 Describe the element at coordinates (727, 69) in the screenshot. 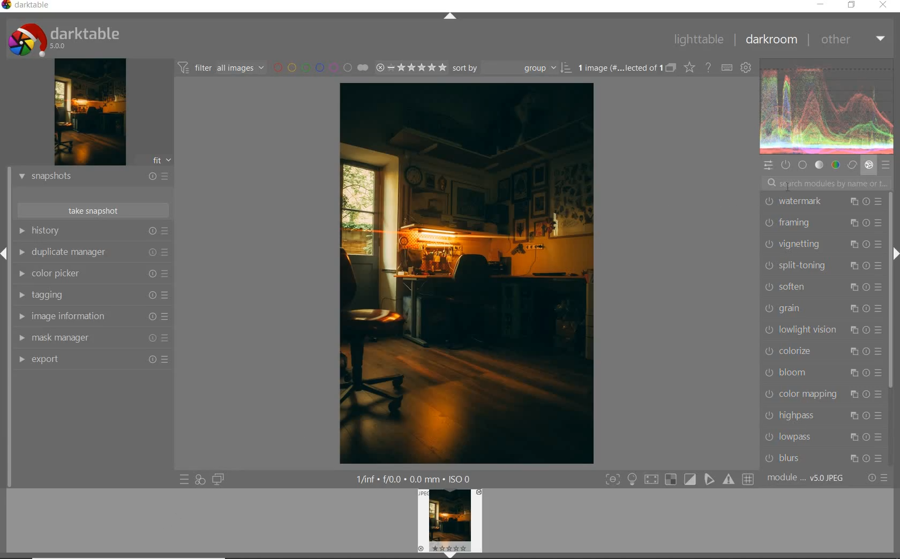

I see `set keyboard shortcuts` at that location.